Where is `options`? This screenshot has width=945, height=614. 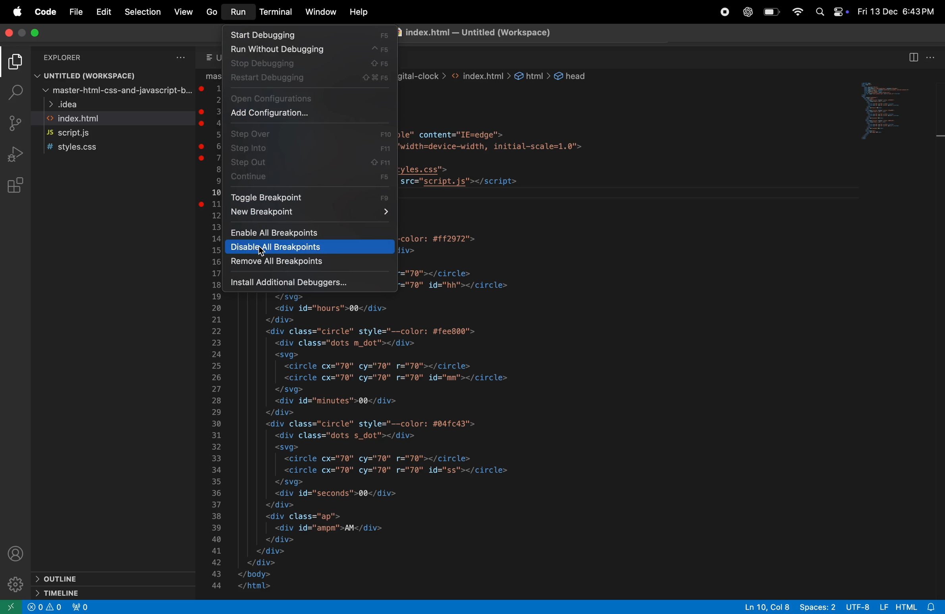
options is located at coordinates (934, 56).